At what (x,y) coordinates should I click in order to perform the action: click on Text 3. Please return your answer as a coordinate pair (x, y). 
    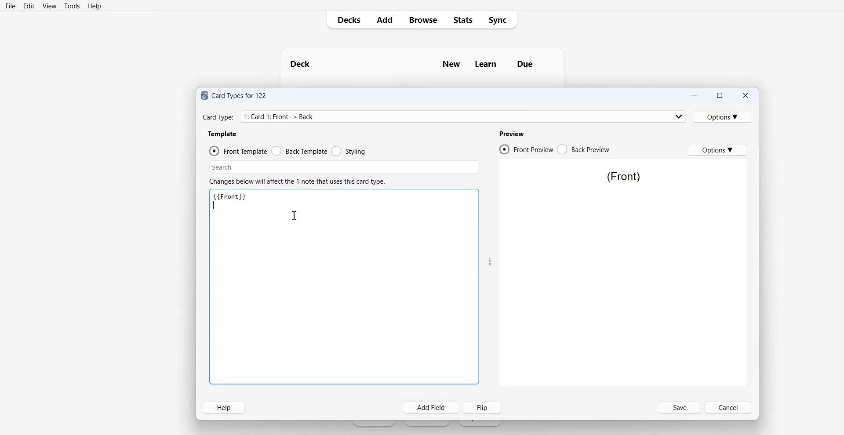
    Looking at the image, I should click on (625, 178).